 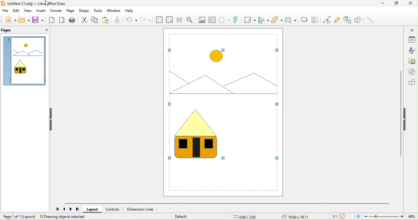 I want to click on previous, so click(x=65, y=209).